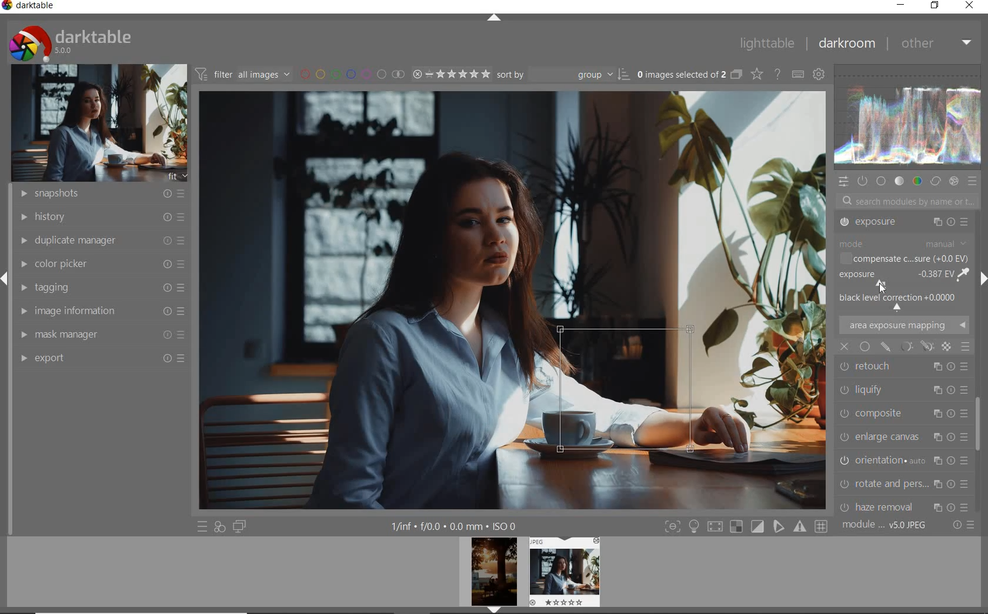  What do you see at coordinates (909, 503) in the screenshot?
I see `SCALE PIXELS` at bounding box center [909, 503].